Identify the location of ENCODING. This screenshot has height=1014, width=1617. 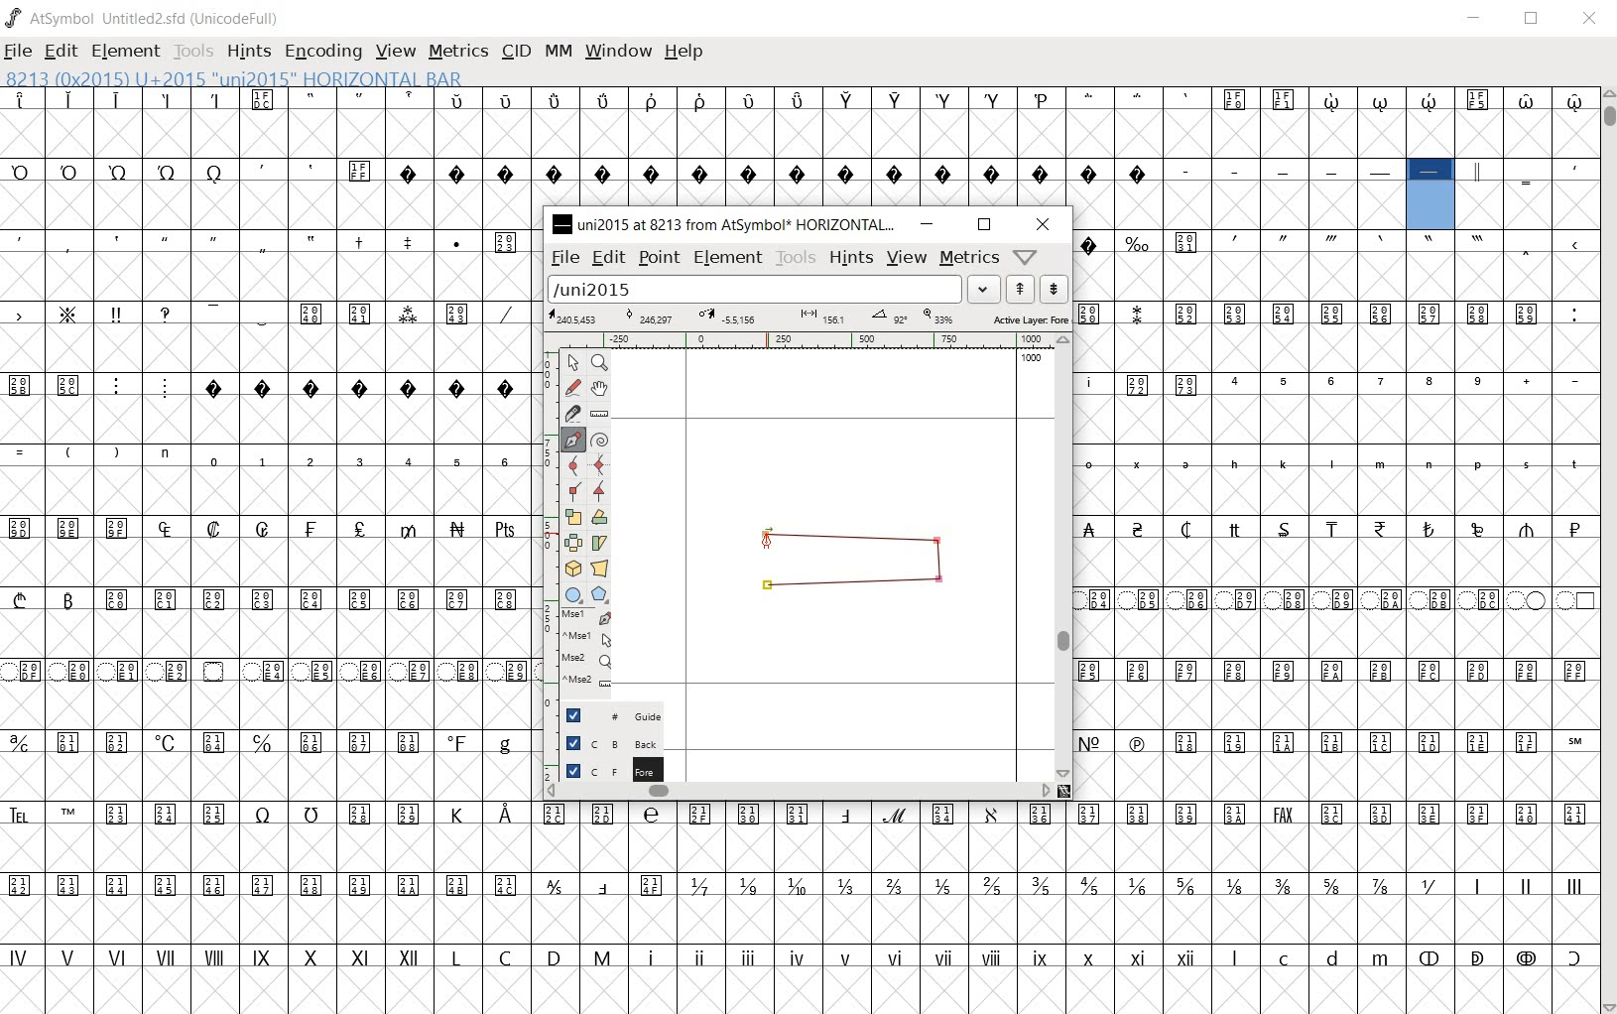
(323, 52).